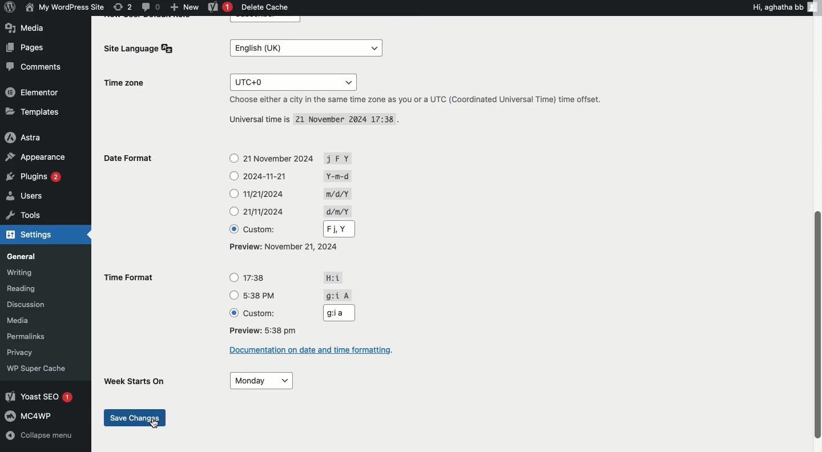 This screenshot has width=822, height=452. I want to click on Time zone, so click(135, 84).